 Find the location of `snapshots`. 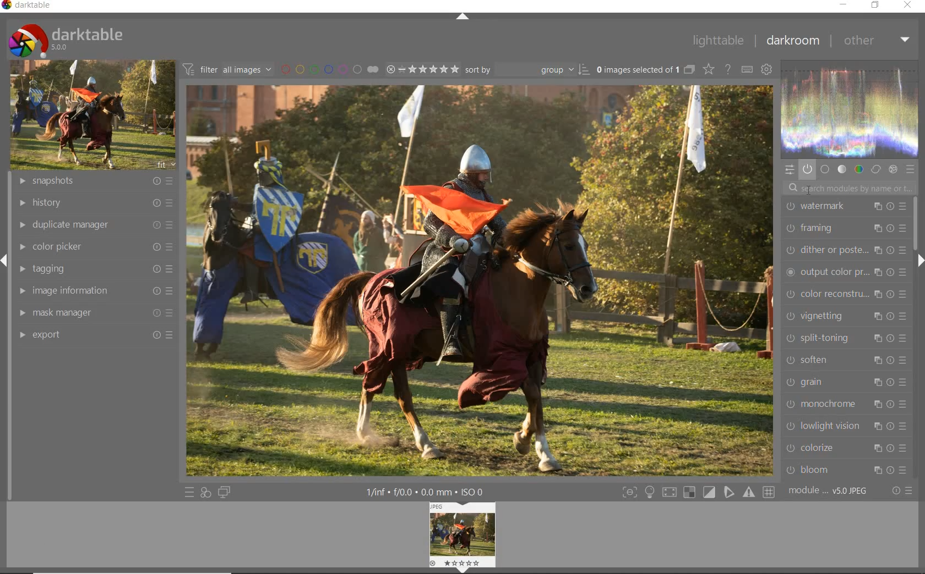

snapshots is located at coordinates (97, 181).